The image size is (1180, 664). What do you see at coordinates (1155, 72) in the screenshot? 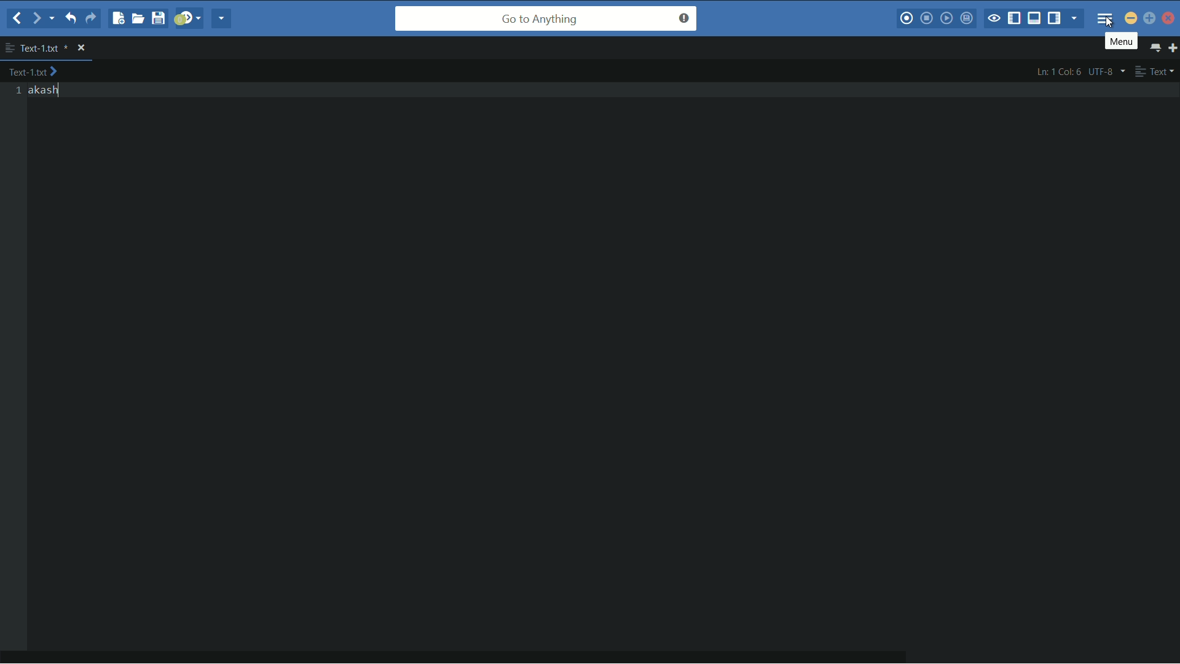
I see `file type` at bounding box center [1155, 72].